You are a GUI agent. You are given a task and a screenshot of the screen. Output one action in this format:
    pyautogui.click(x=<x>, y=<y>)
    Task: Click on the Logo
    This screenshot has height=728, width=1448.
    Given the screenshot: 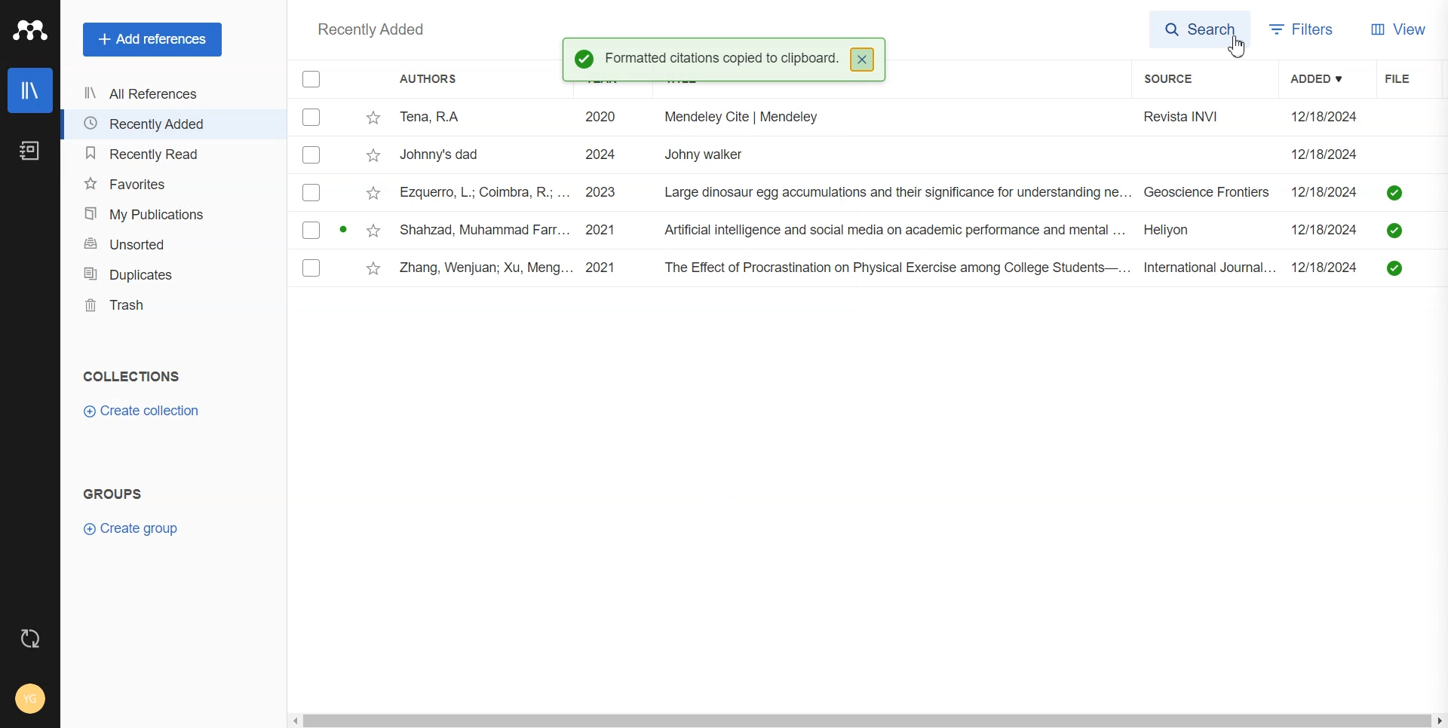 What is the action you would take?
    pyautogui.click(x=29, y=31)
    